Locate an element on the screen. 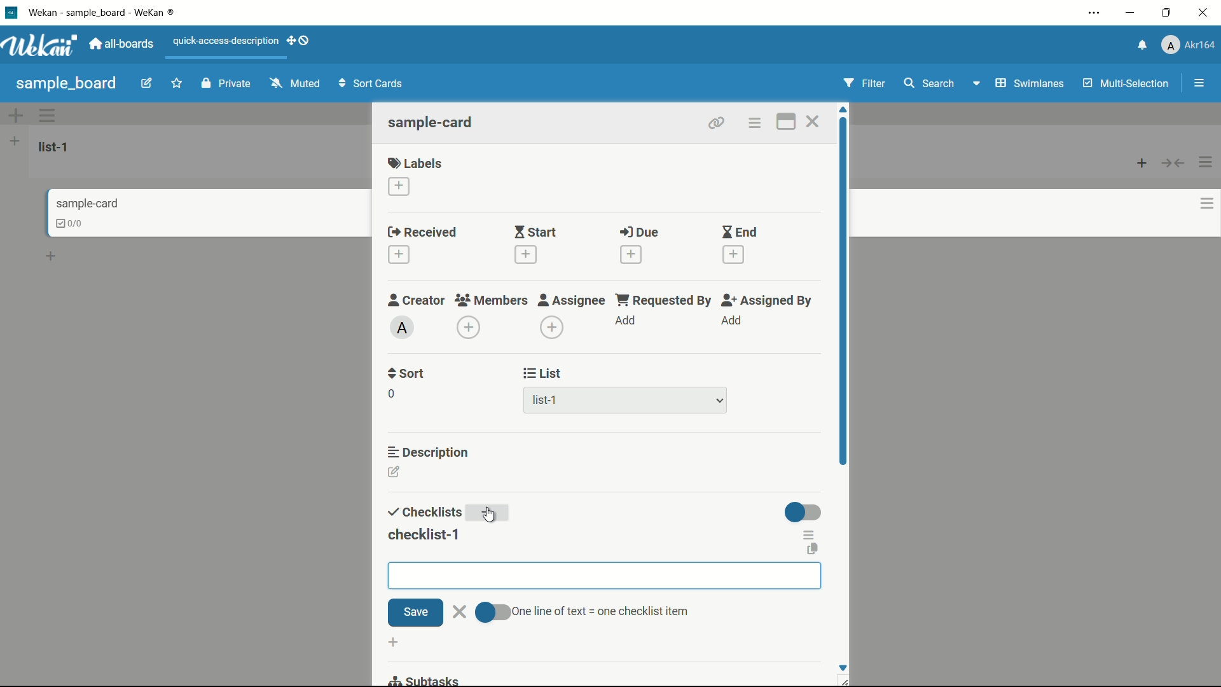  list actions is located at coordinates (1206, 162).